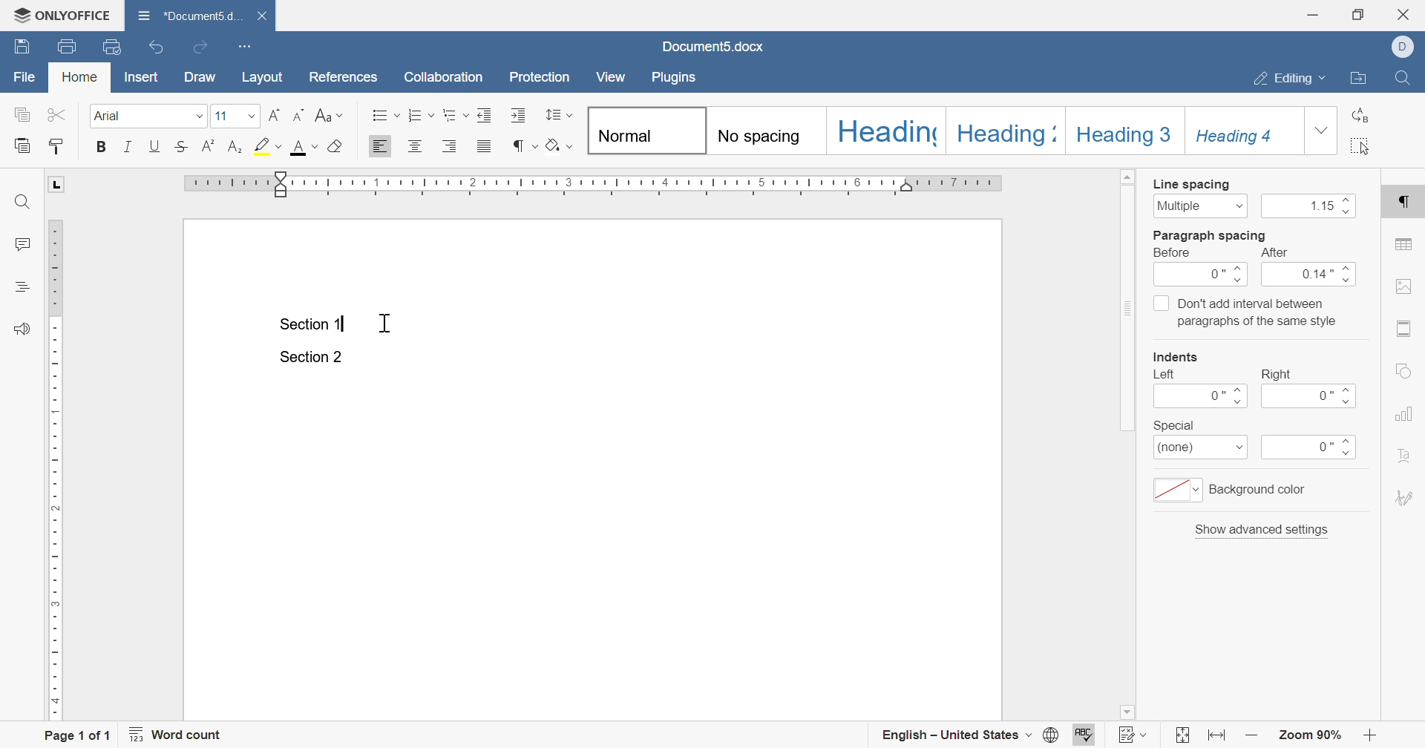 The width and height of the screenshot is (1425, 748). I want to click on replace, so click(1361, 116).